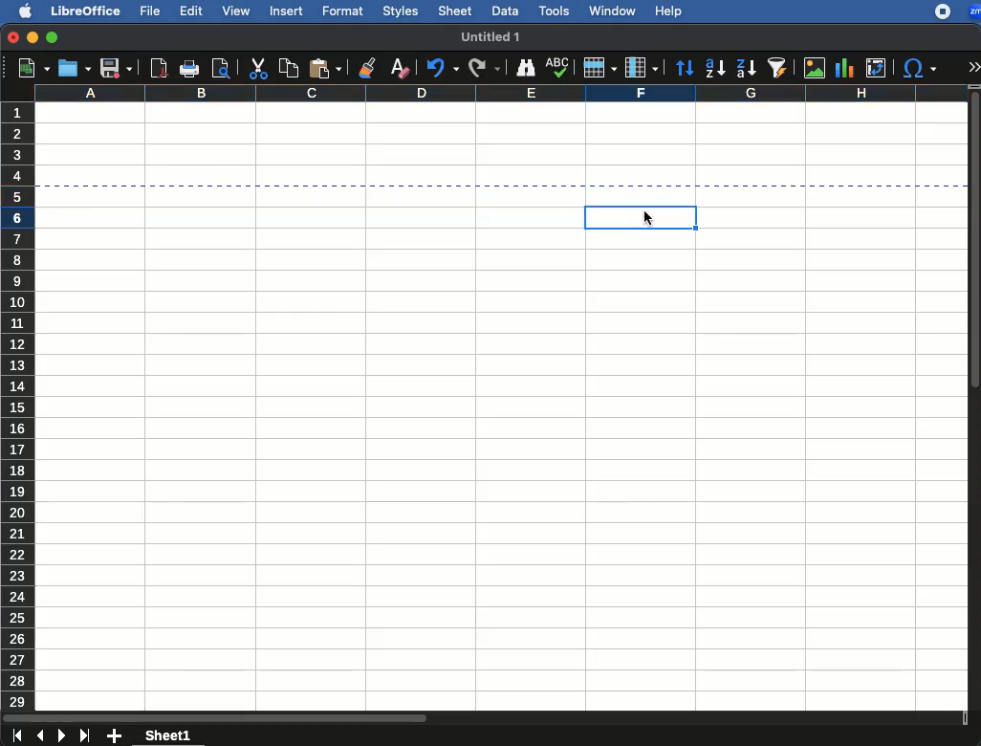 The height and width of the screenshot is (746, 981). What do you see at coordinates (259, 68) in the screenshot?
I see `cut` at bounding box center [259, 68].